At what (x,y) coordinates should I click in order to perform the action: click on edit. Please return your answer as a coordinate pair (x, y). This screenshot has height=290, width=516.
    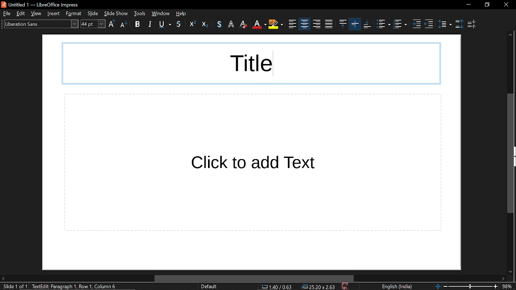
    Looking at the image, I should click on (22, 14).